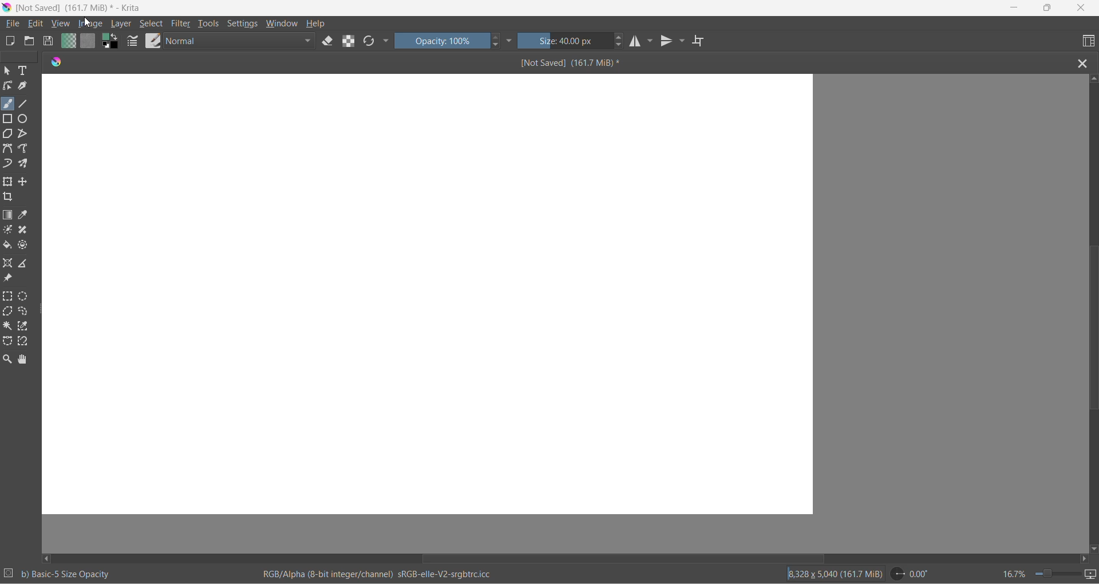 The width and height of the screenshot is (1099, 584). What do you see at coordinates (86, 23) in the screenshot?
I see `Cursor` at bounding box center [86, 23].